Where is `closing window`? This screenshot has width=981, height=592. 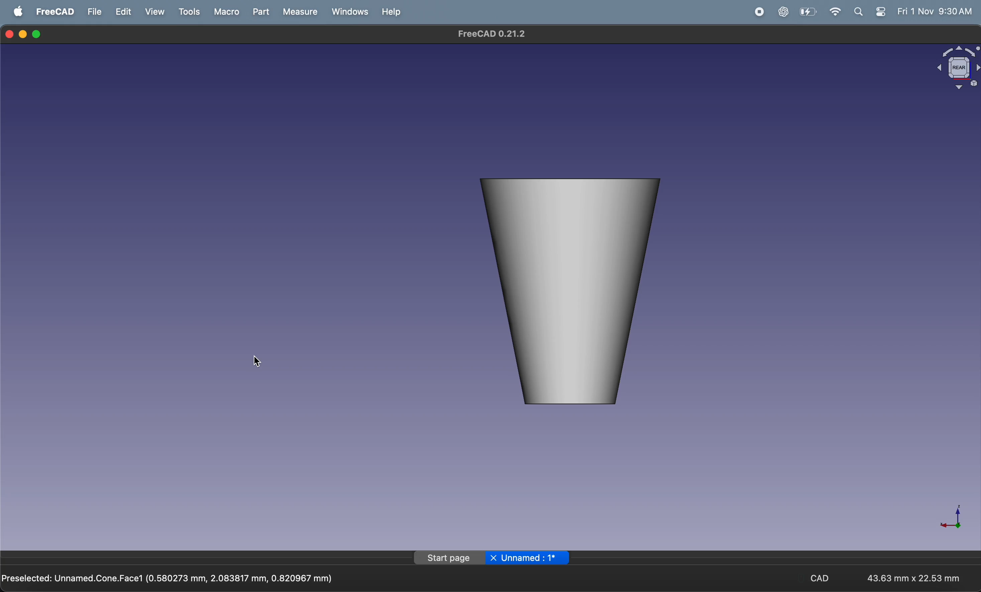
closing window is located at coordinates (10, 33).